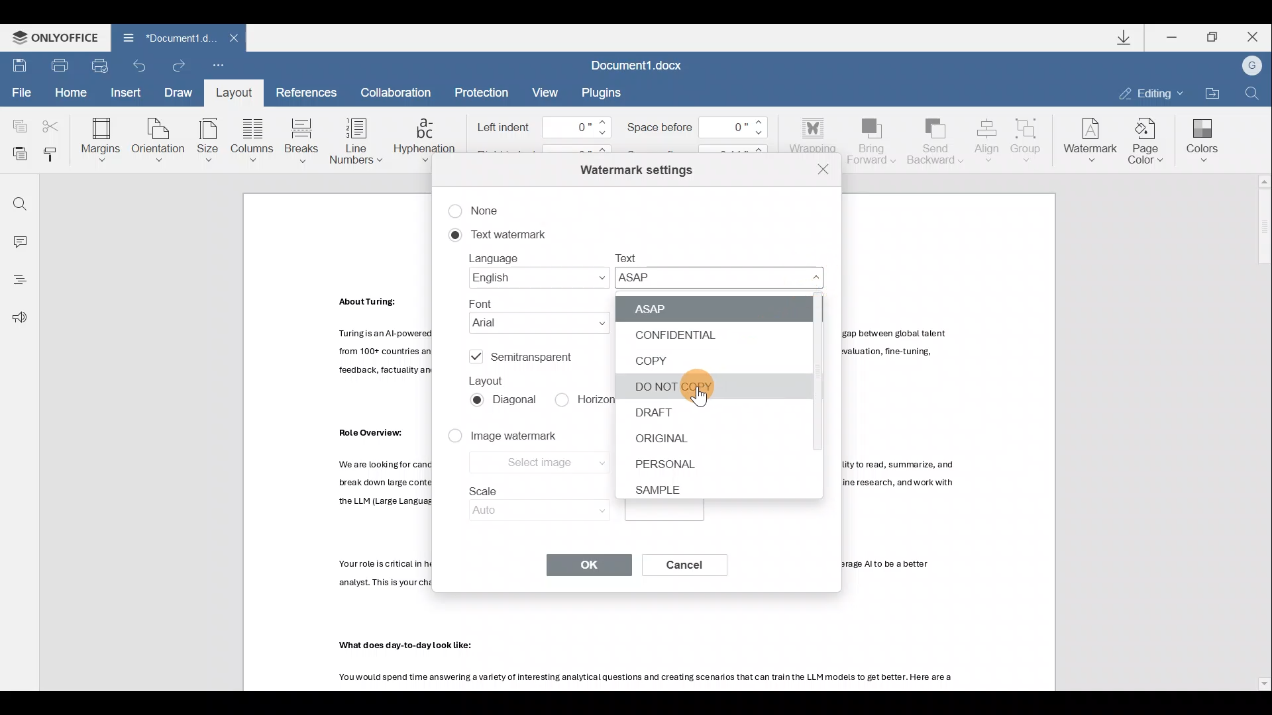  I want to click on Margins, so click(103, 137).